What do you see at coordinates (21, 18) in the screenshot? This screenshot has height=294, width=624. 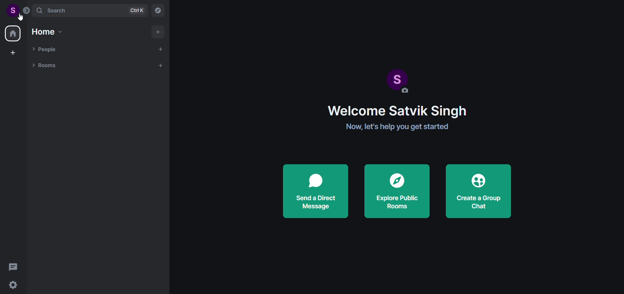 I see `Cursor` at bounding box center [21, 18].